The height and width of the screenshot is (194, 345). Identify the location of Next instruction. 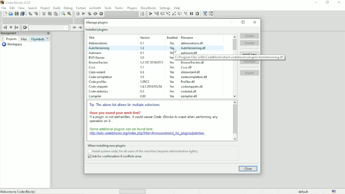
(180, 14).